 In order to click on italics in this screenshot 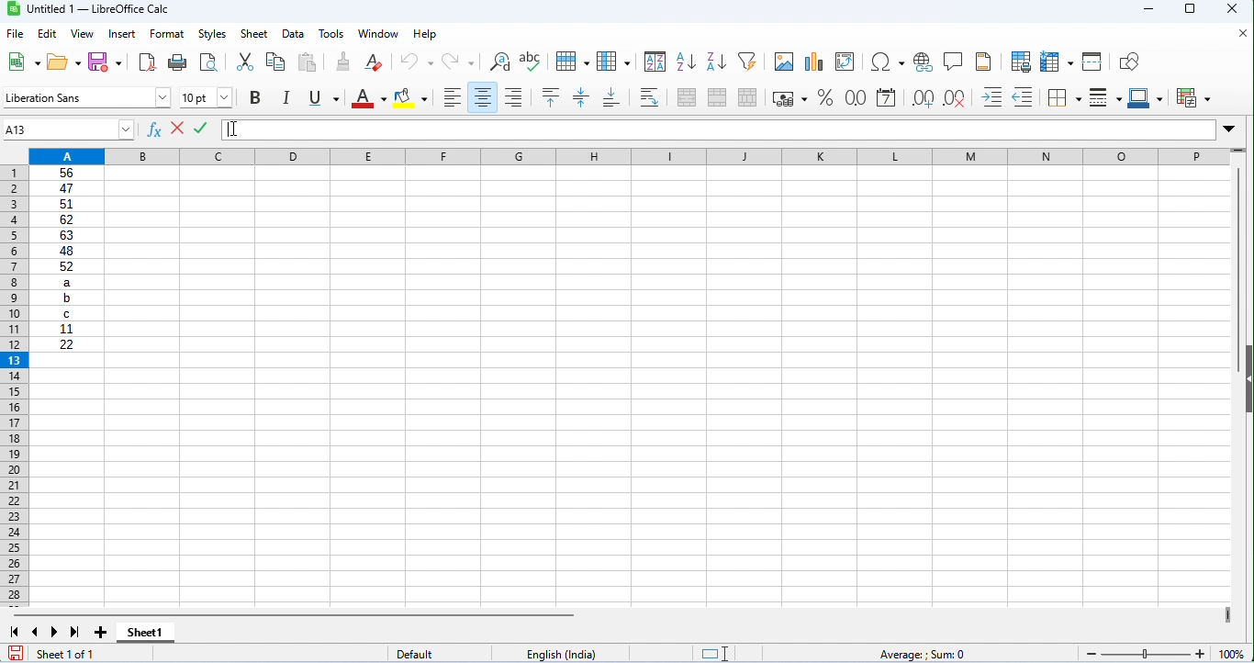, I will do `click(286, 97)`.